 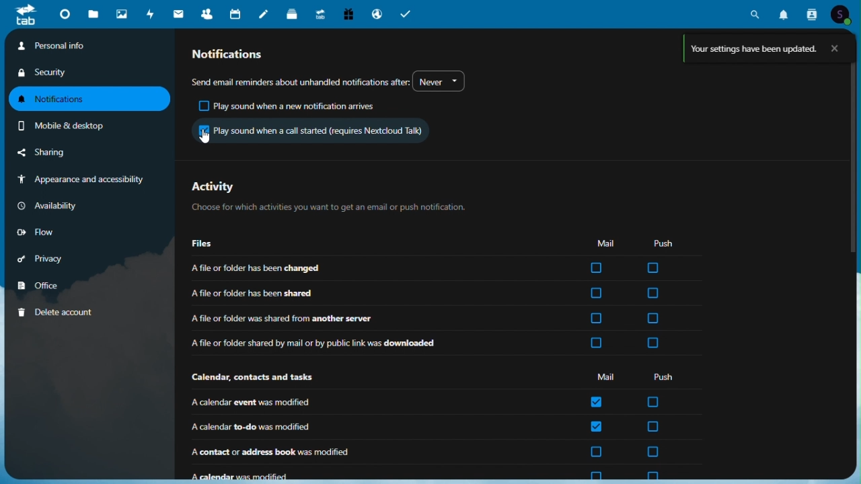 What do you see at coordinates (597, 427) in the screenshot?
I see `check box` at bounding box center [597, 427].